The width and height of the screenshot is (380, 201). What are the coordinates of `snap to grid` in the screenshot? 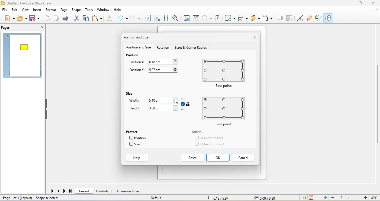 It's located at (158, 18).